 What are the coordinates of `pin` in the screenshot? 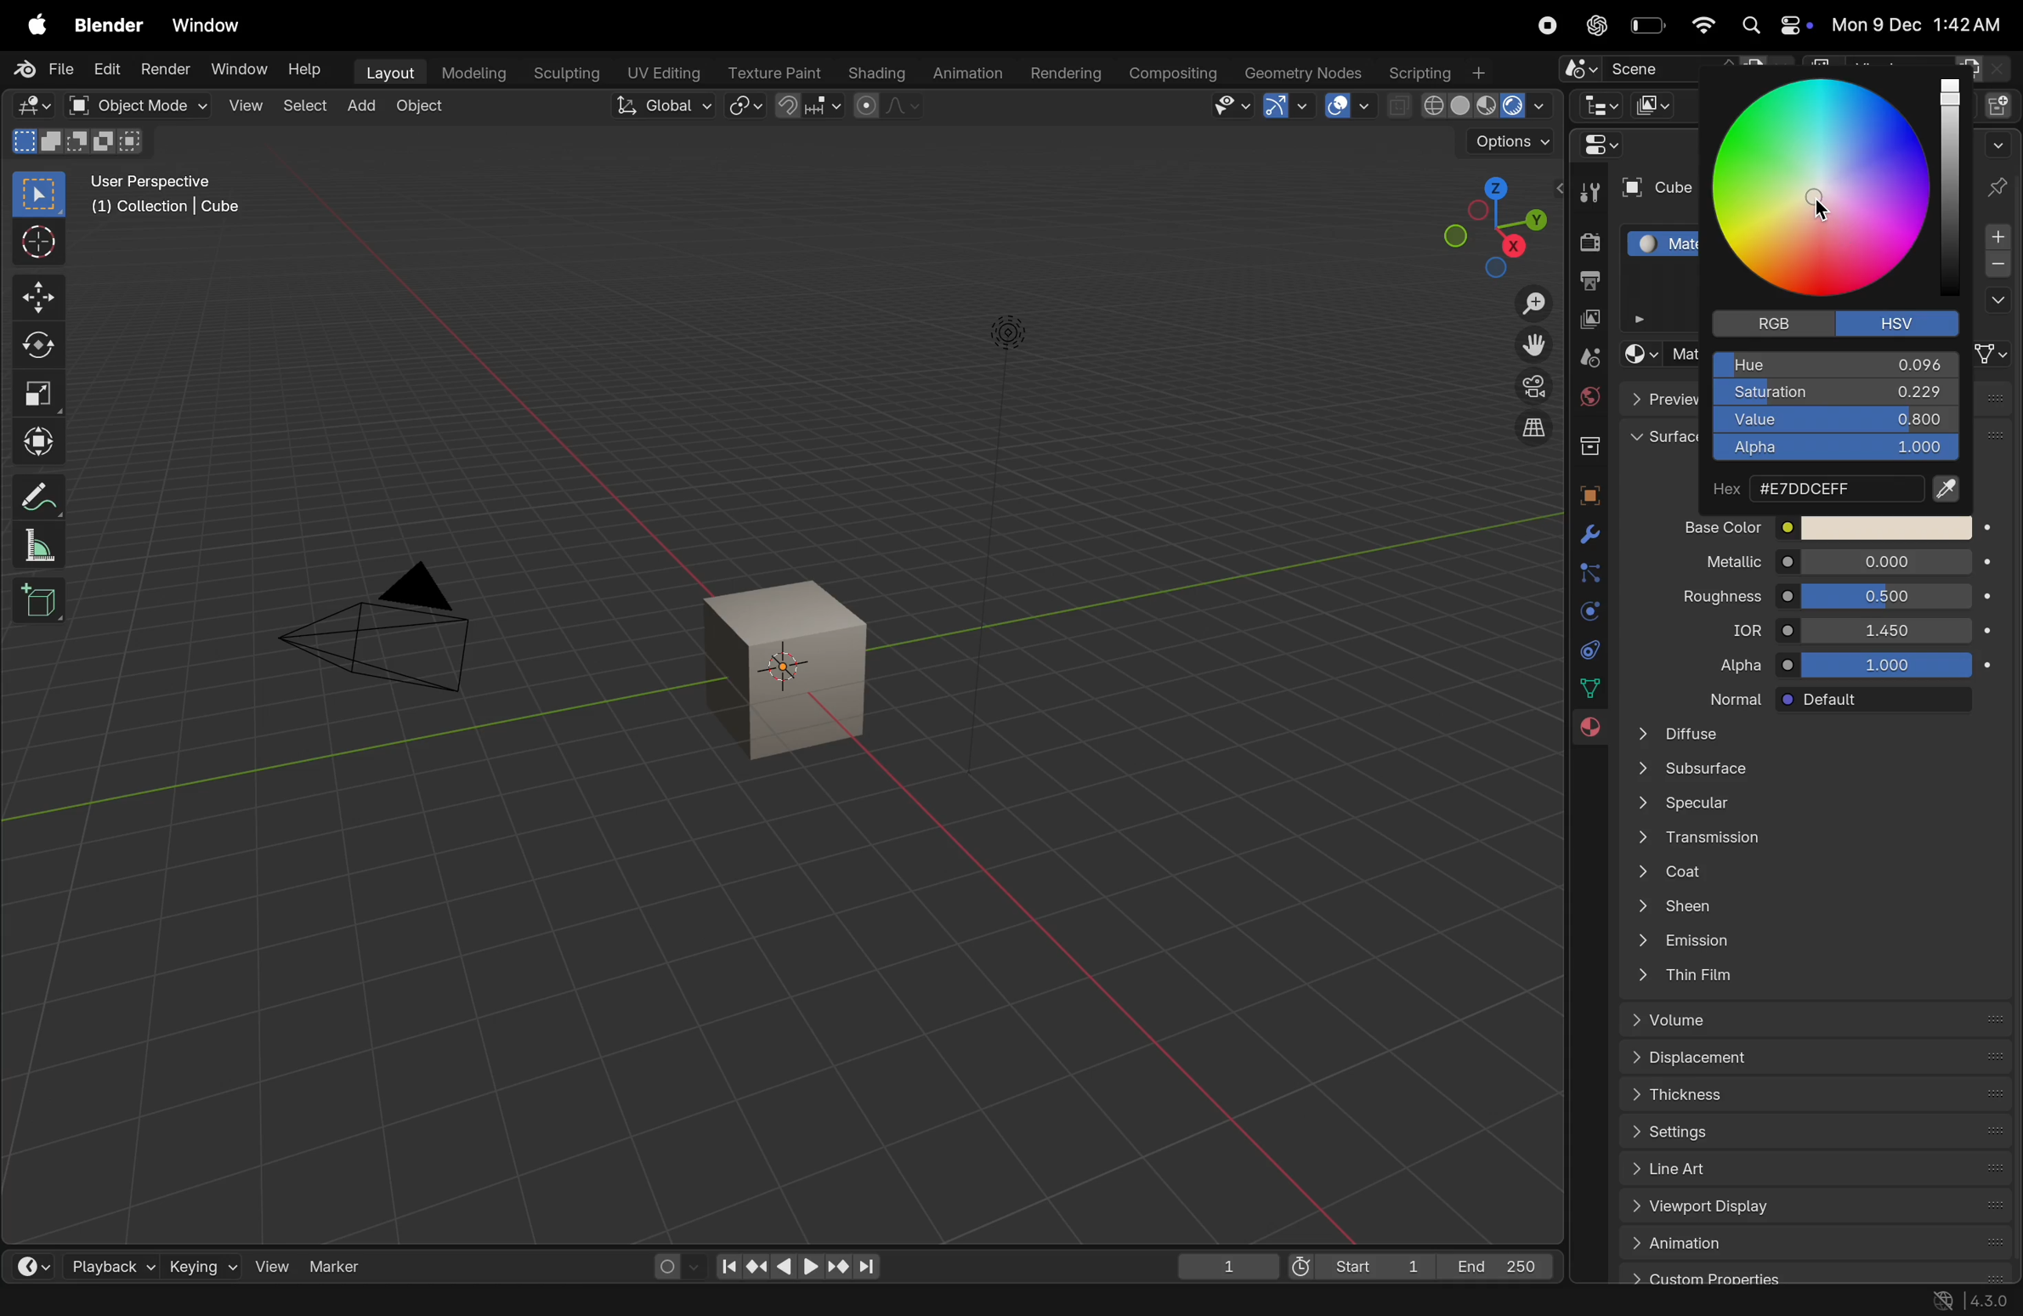 It's located at (2000, 186).